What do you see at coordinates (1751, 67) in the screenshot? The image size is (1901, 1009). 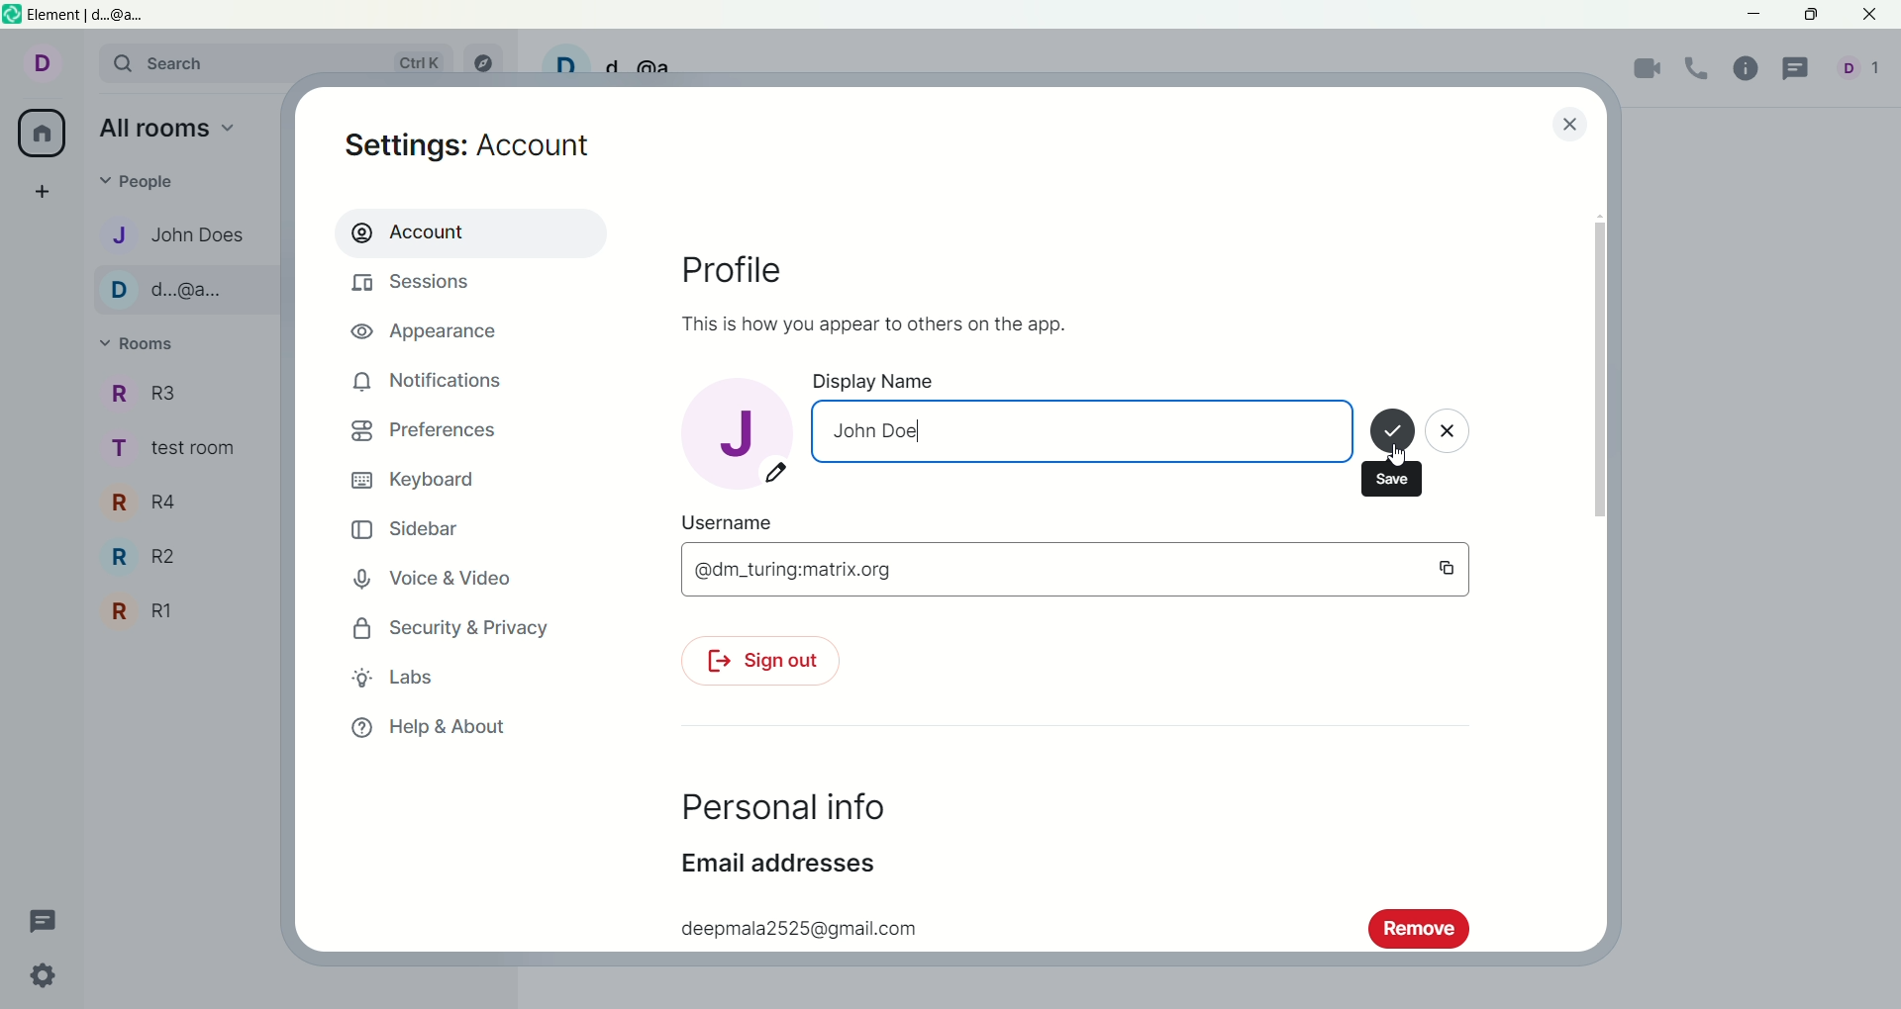 I see `room info` at bounding box center [1751, 67].